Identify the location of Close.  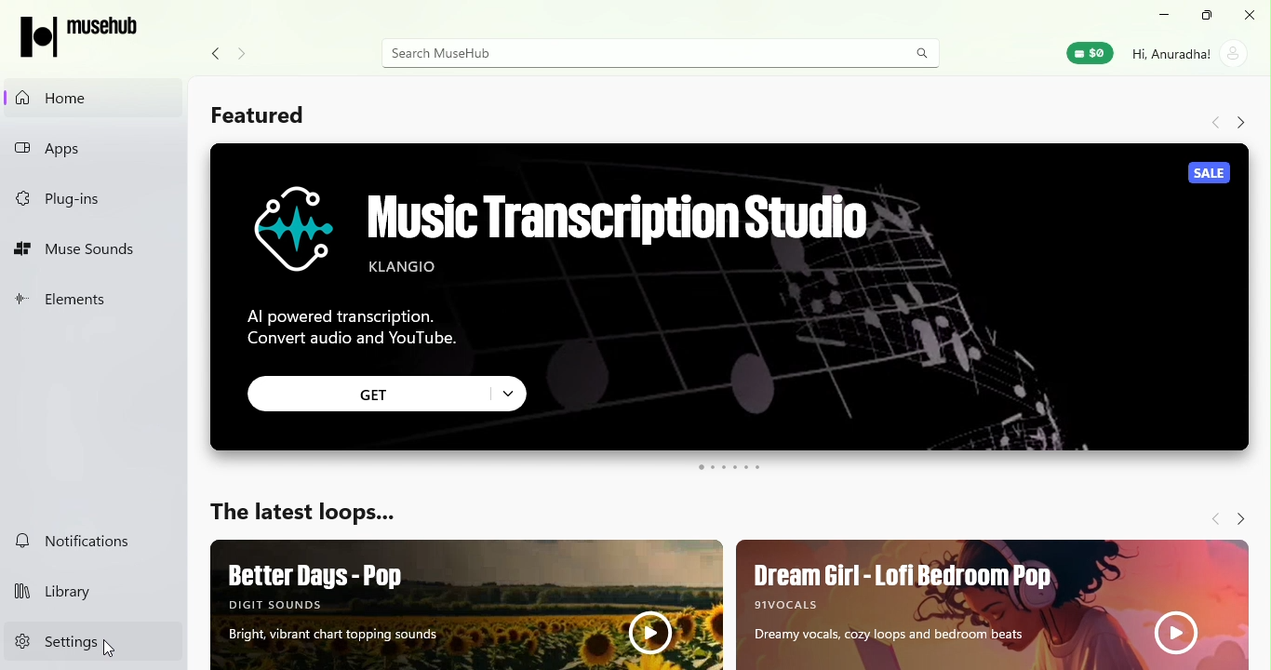
(1252, 18).